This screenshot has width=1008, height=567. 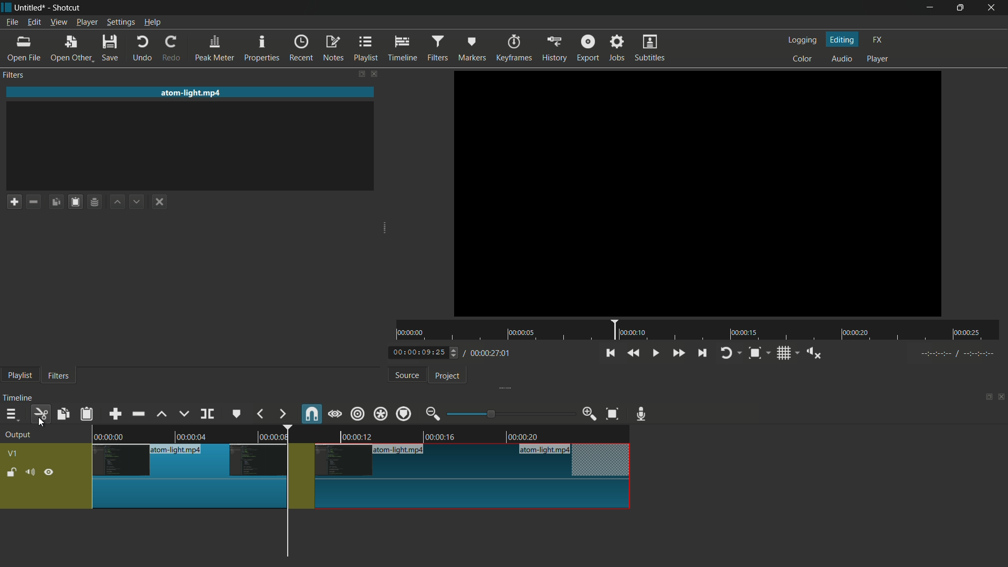 What do you see at coordinates (184, 414) in the screenshot?
I see `overwrite` at bounding box center [184, 414].